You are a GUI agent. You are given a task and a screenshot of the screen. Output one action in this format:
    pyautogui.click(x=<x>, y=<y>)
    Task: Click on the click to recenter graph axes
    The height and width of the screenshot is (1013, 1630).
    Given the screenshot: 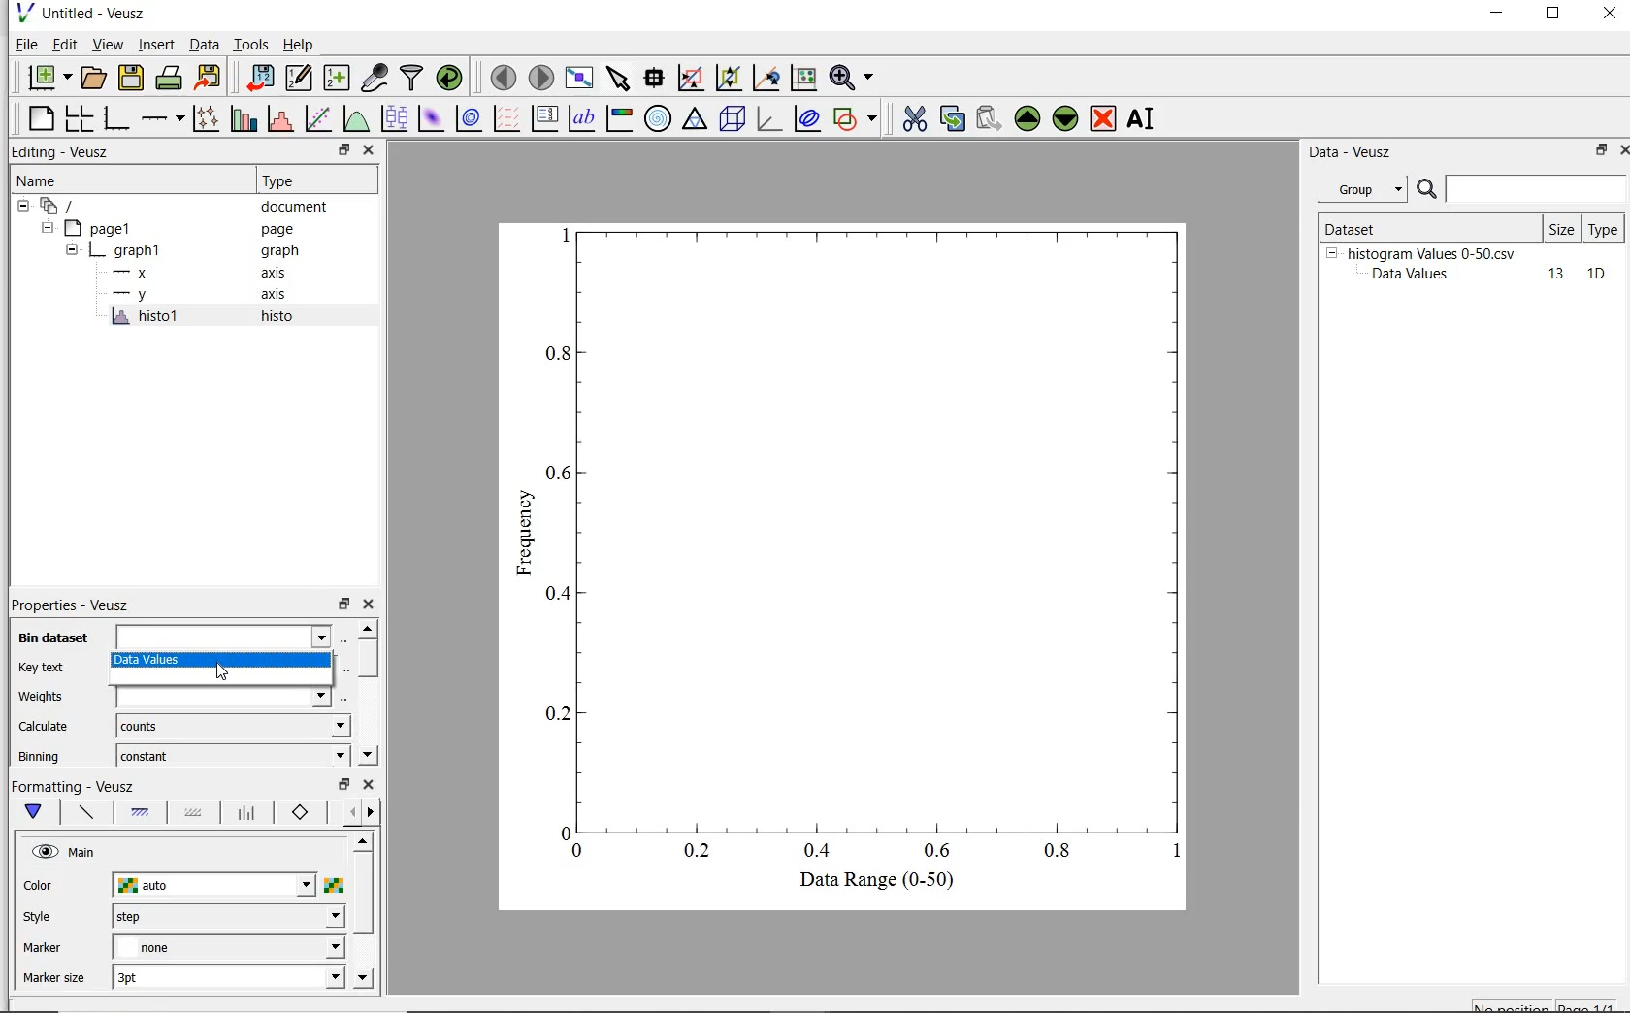 What is the action you would take?
    pyautogui.click(x=802, y=79)
    